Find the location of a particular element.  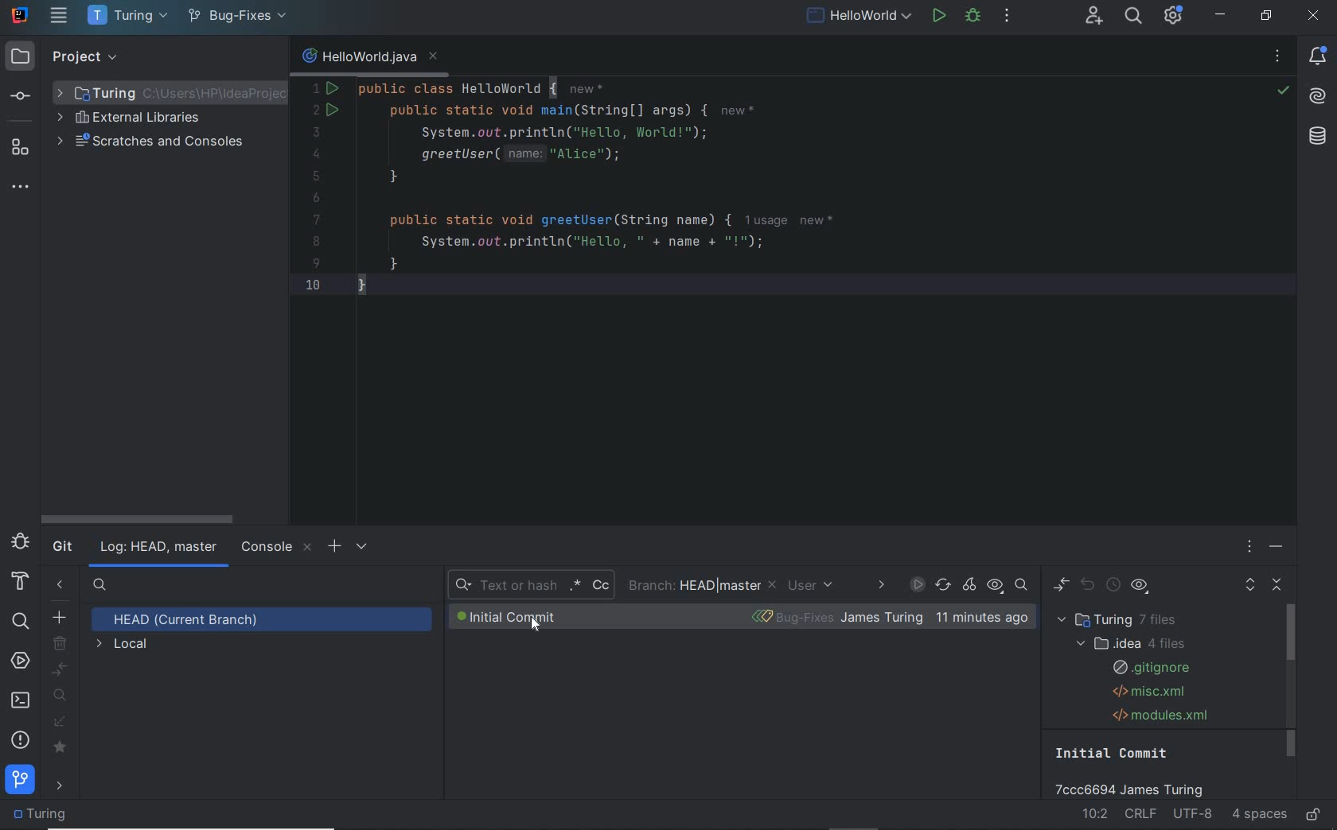

expand is located at coordinates (191, 57).